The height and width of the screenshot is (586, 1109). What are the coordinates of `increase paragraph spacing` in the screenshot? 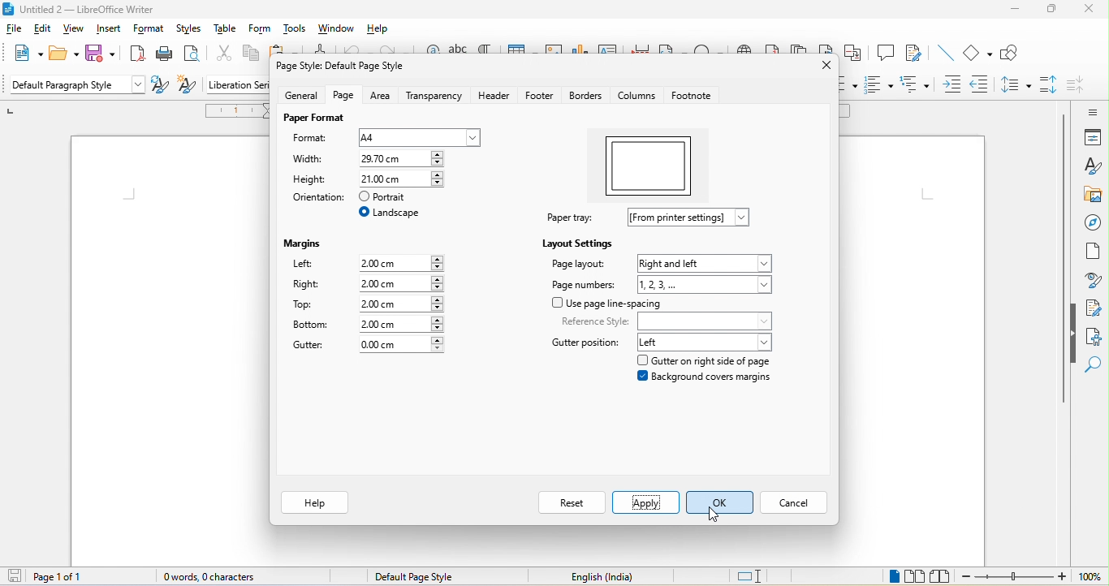 It's located at (1050, 87).